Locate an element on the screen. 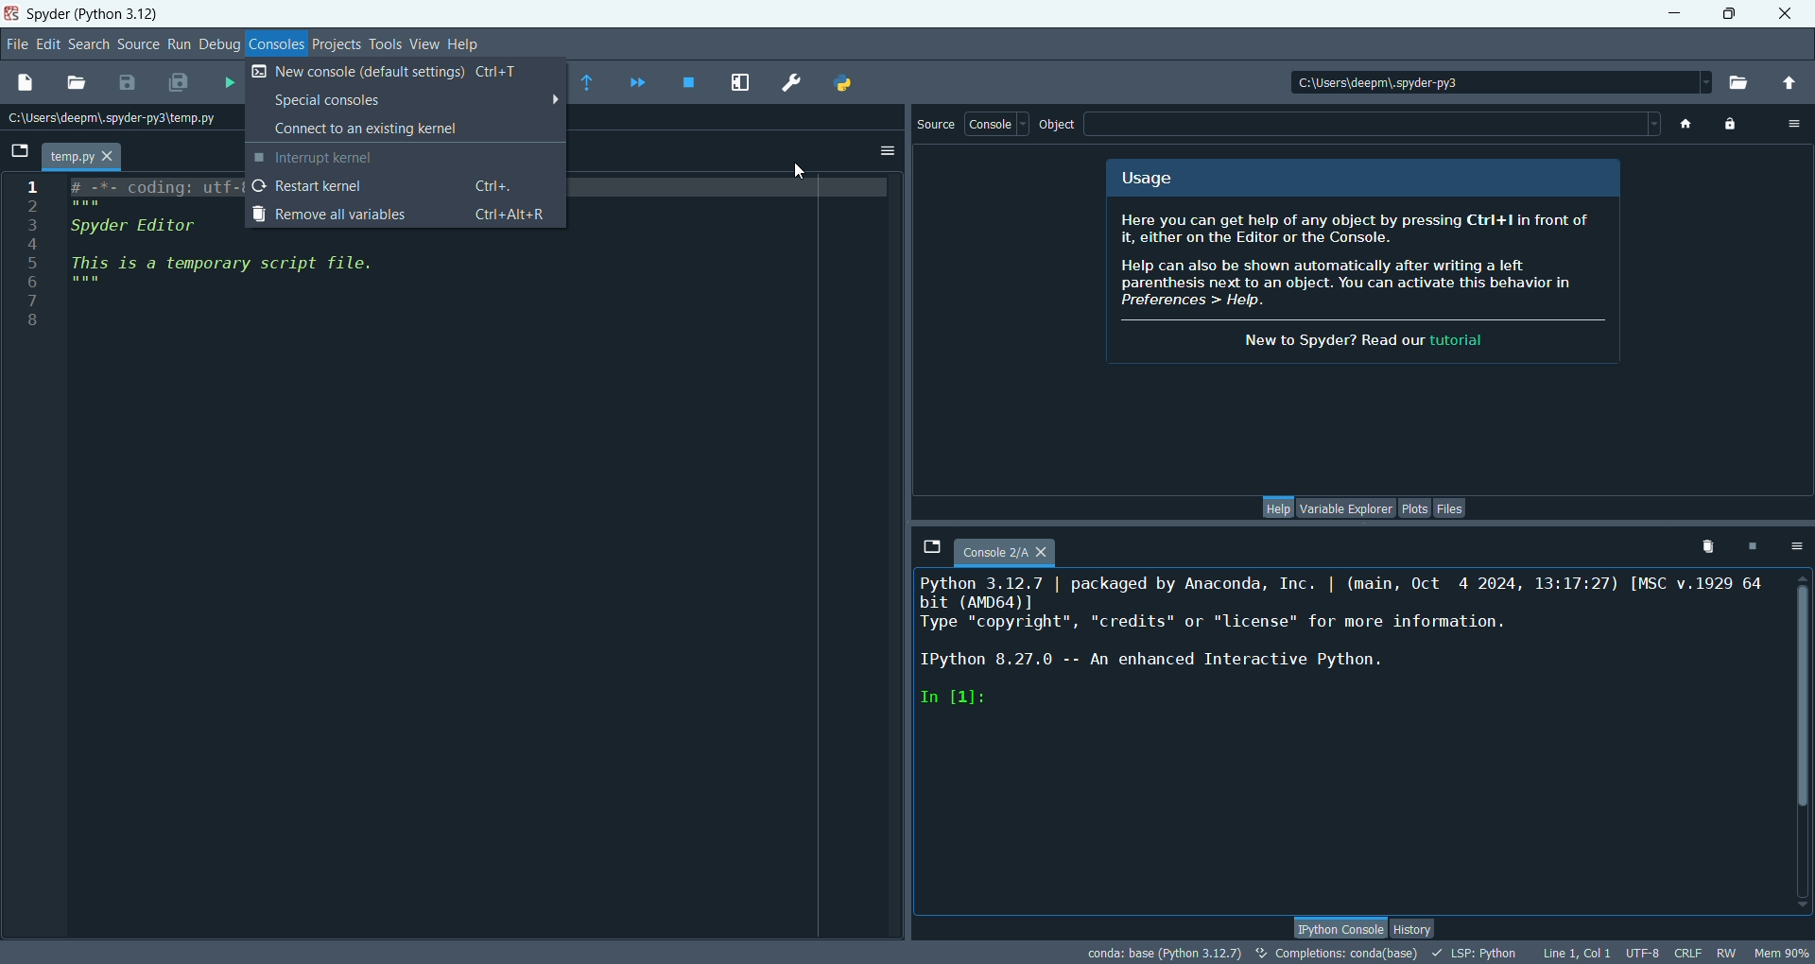  console is located at coordinates (996, 124).